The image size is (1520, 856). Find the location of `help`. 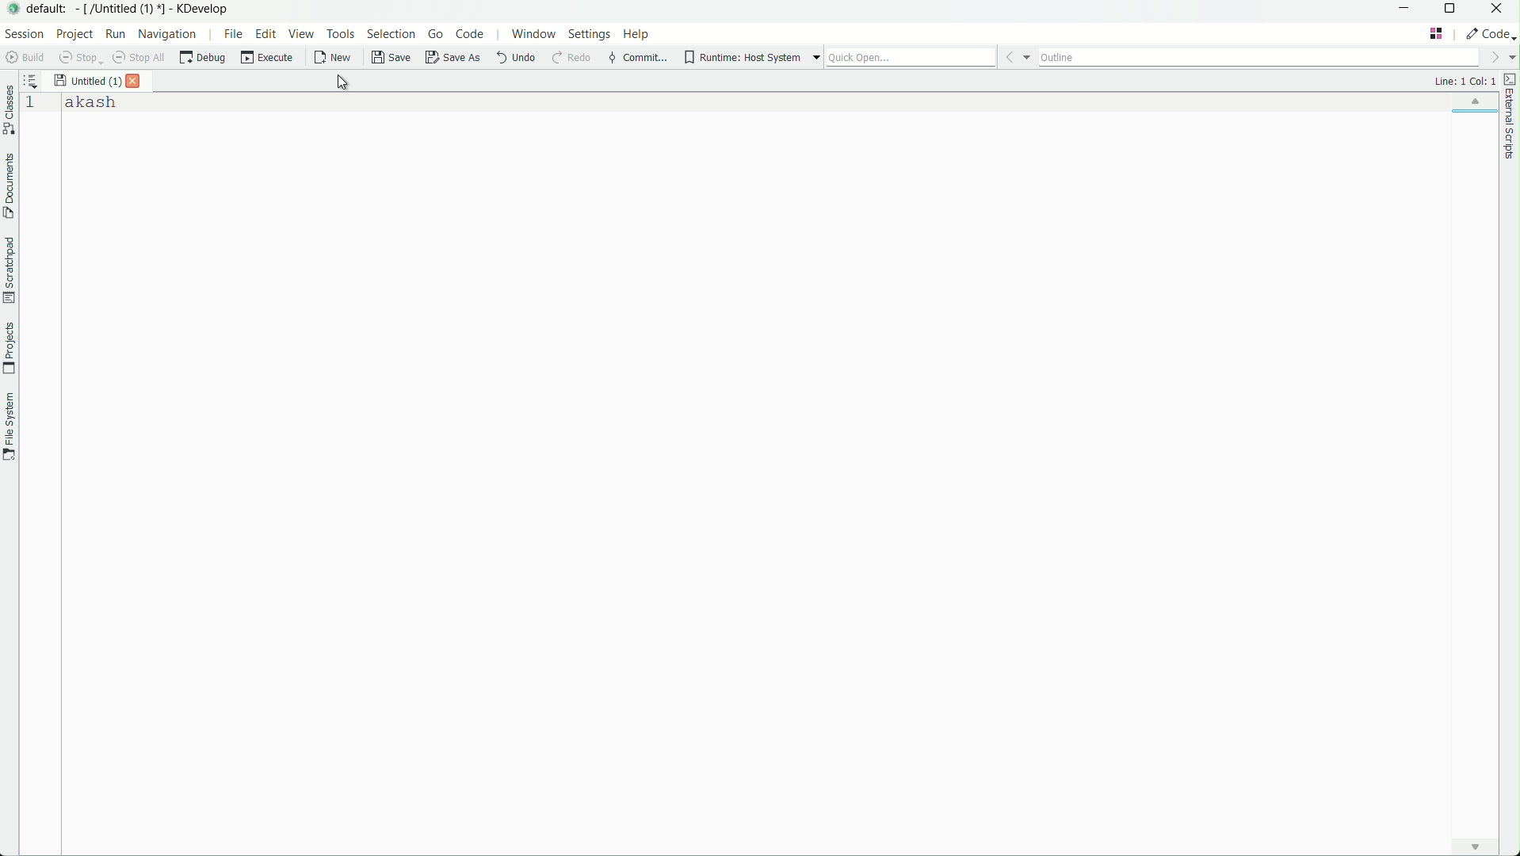

help is located at coordinates (635, 34).